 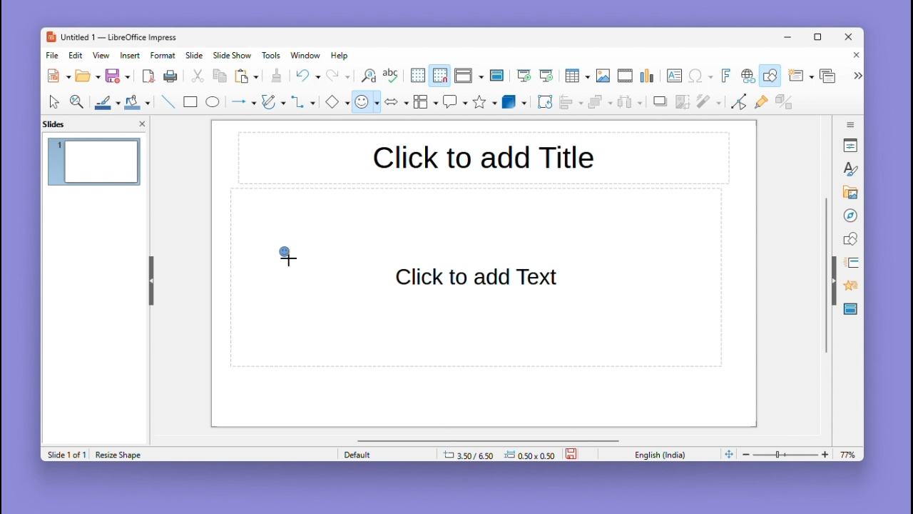 What do you see at coordinates (148, 77) in the screenshot?
I see `Export as PDF` at bounding box center [148, 77].